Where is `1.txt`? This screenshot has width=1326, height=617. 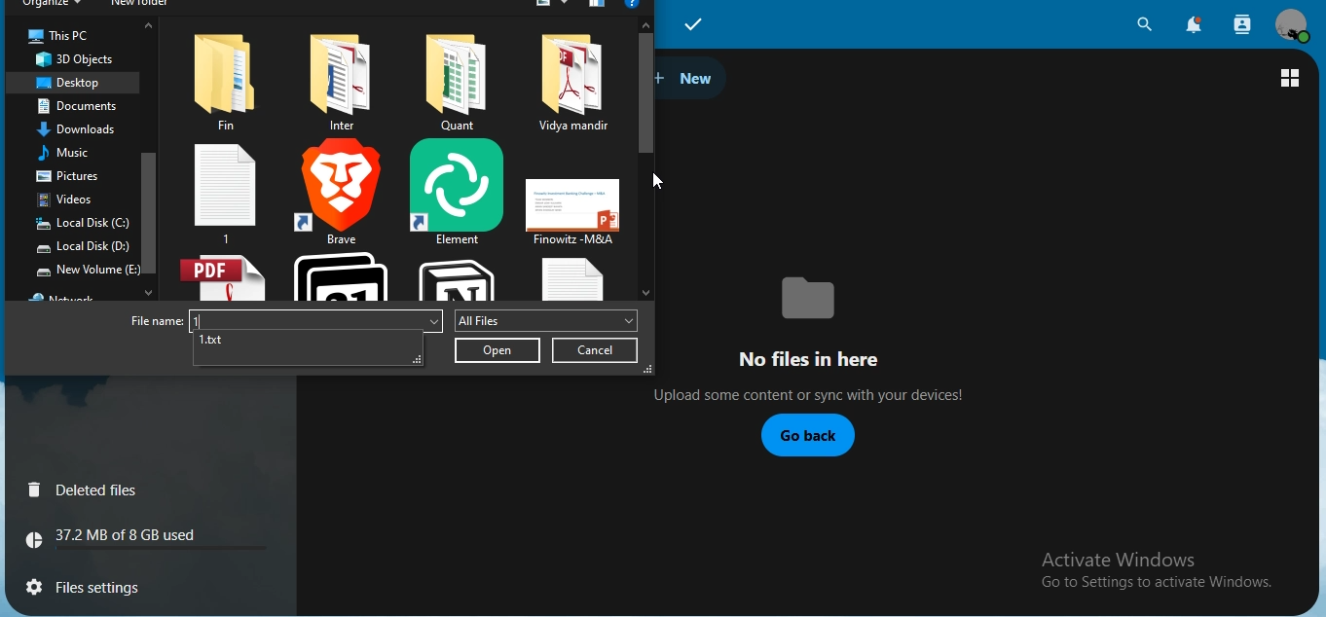
1.txt is located at coordinates (215, 326).